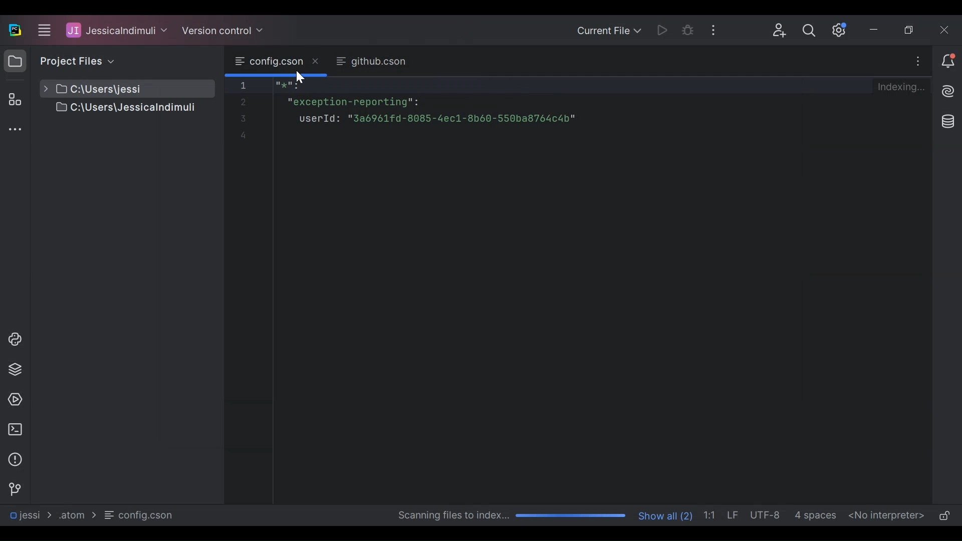 This screenshot has height=541, width=962. Describe the element at coordinates (608, 31) in the screenshot. I see `Current File` at that location.